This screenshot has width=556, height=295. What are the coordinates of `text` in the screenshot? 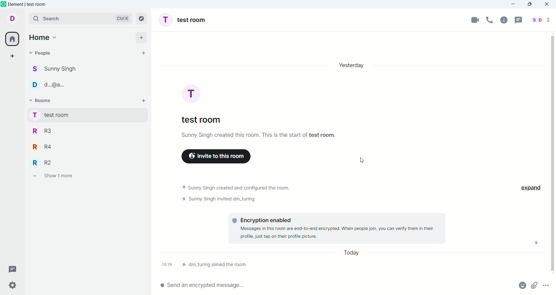 It's located at (333, 228).